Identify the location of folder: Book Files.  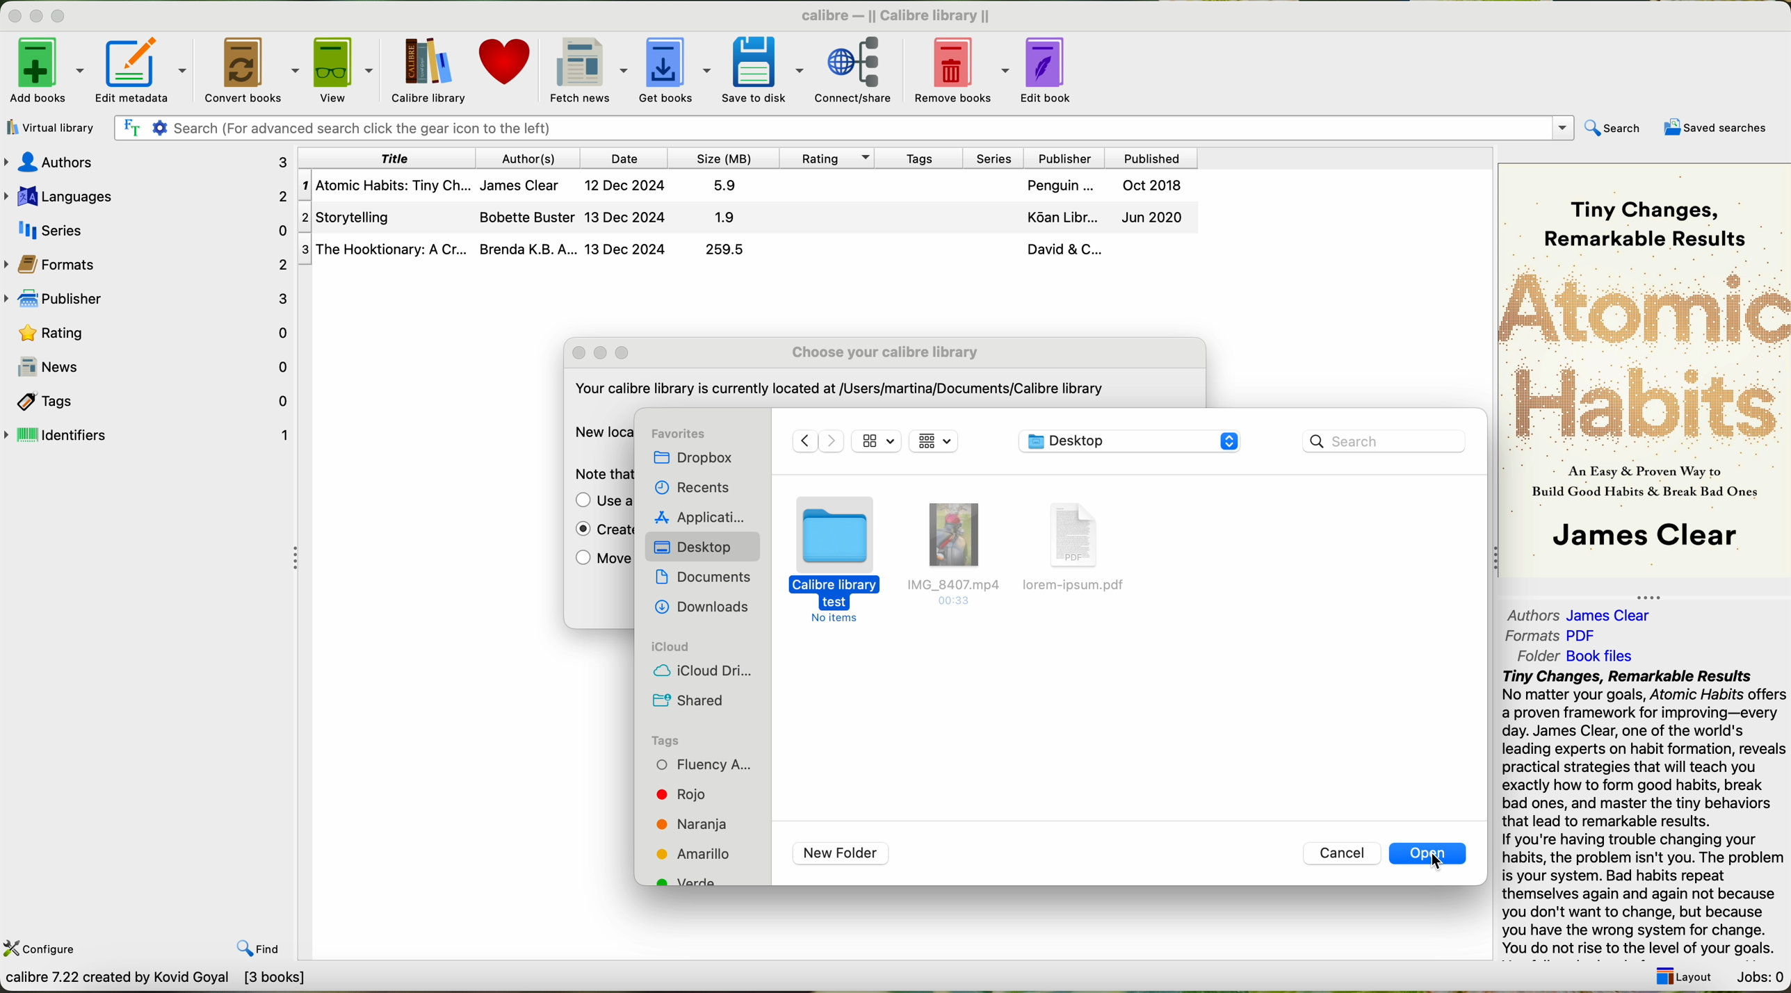
(1576, 656).